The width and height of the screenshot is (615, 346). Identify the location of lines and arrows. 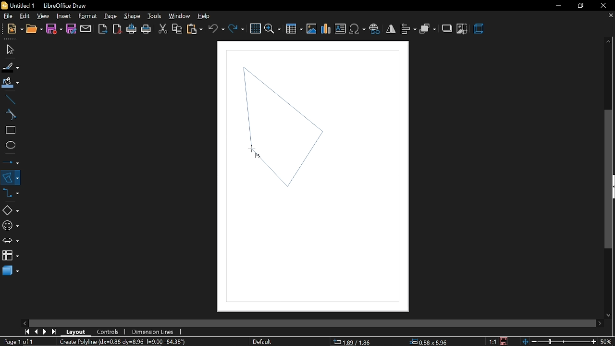
(11, 161).